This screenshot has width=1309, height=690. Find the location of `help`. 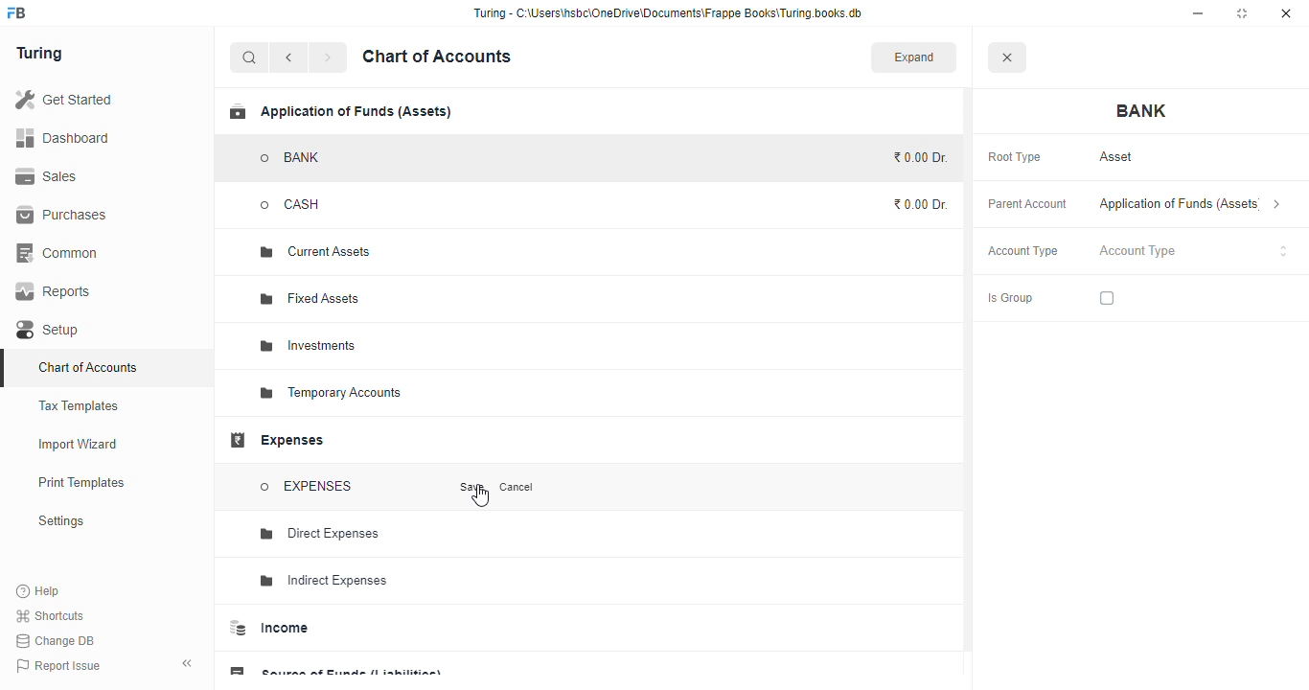

help is located at coordinates (38, 590).